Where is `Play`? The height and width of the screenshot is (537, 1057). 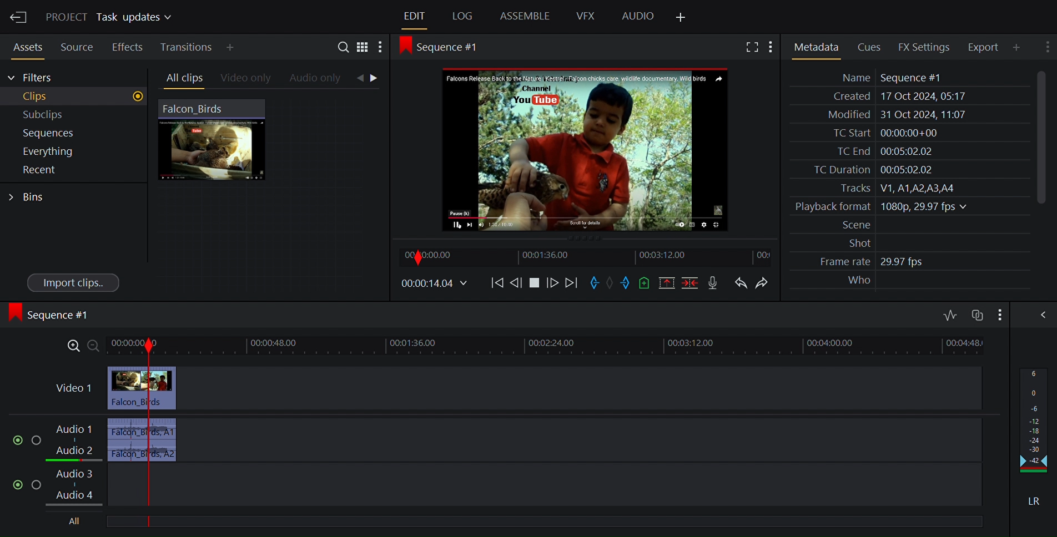 Play is located at coordinates (533, 283).